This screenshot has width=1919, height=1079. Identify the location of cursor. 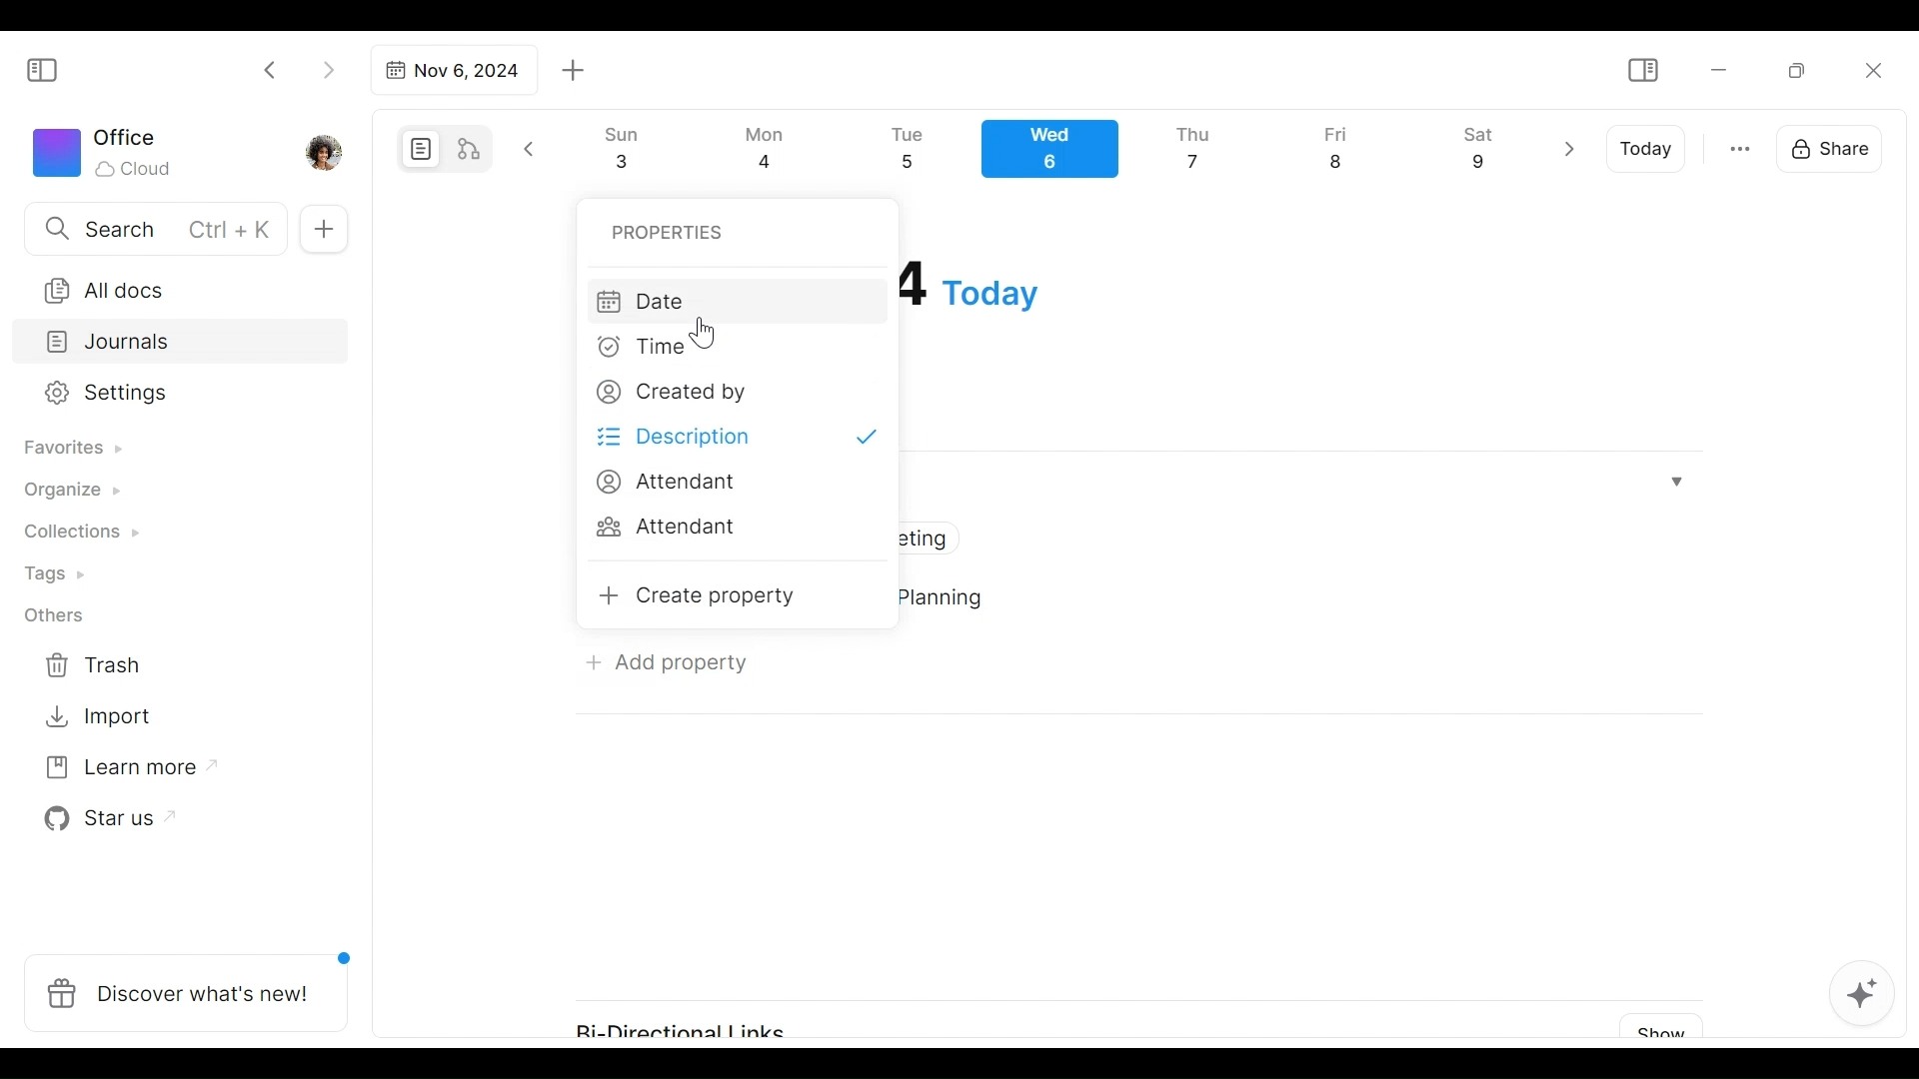
(706, 331).